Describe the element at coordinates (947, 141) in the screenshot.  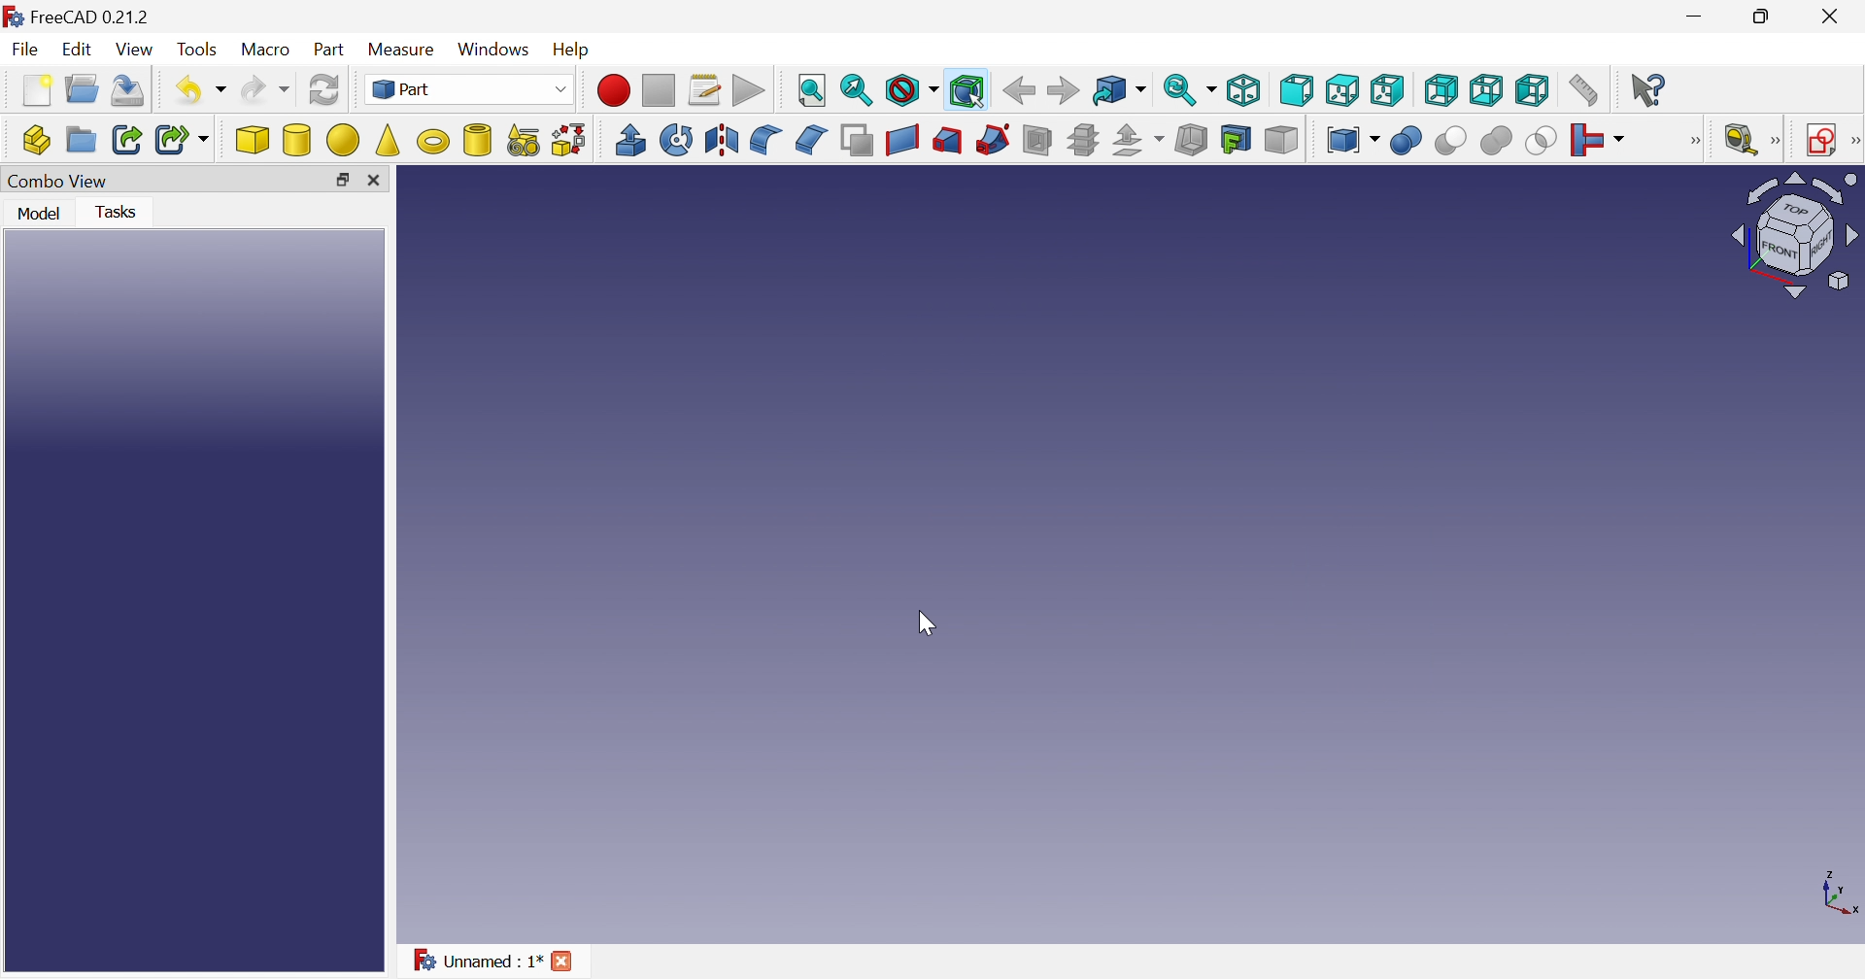
I see `Loft...` at that location.